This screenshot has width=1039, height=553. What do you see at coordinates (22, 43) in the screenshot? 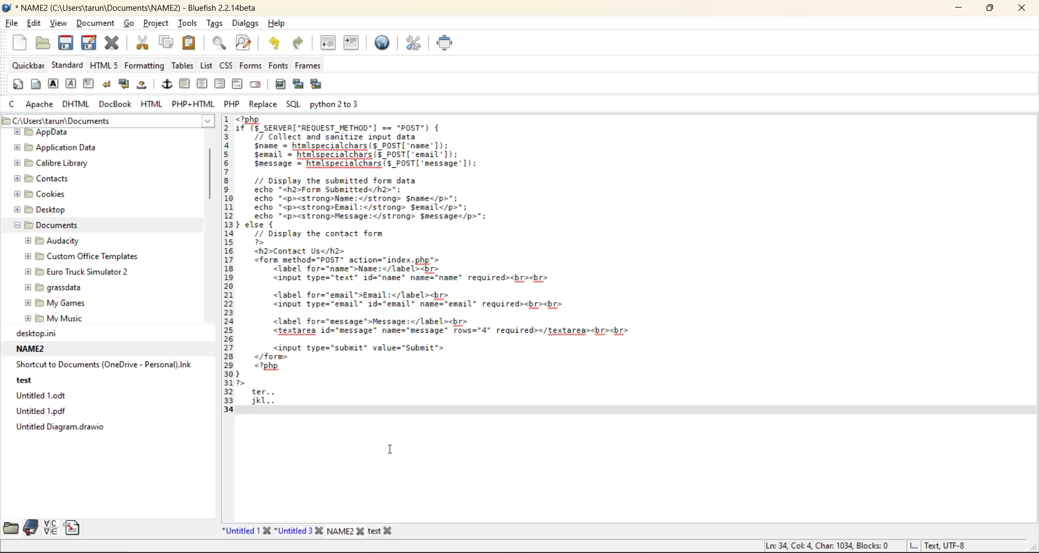
I see `new` at bounding box center [22, 43].